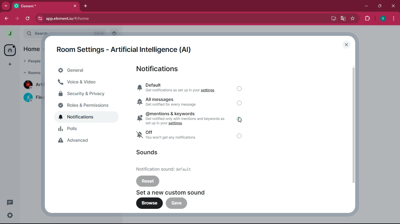  Describe the element at coordinates (240, 89) in the screenshot. I see `off` at that location.